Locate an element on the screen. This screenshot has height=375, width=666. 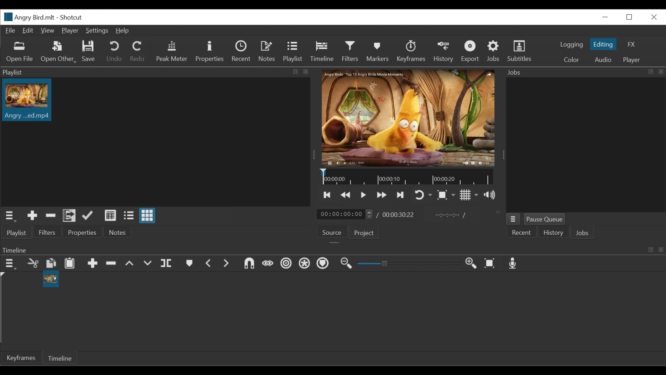
Clip  is located at coordinates (27, 102).